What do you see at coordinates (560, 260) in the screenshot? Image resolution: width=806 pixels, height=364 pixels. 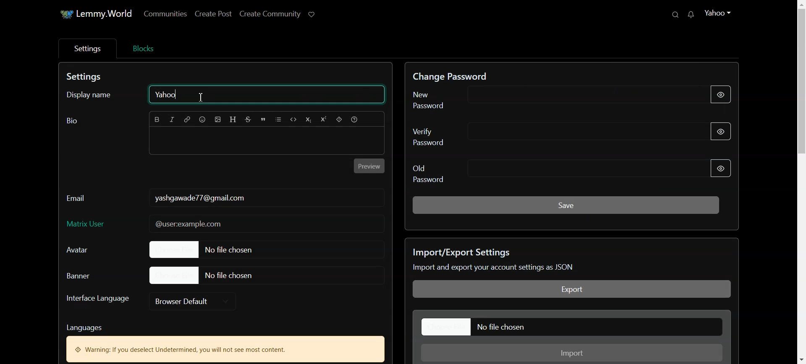 I see `Text` at bounding box center [560, 260].